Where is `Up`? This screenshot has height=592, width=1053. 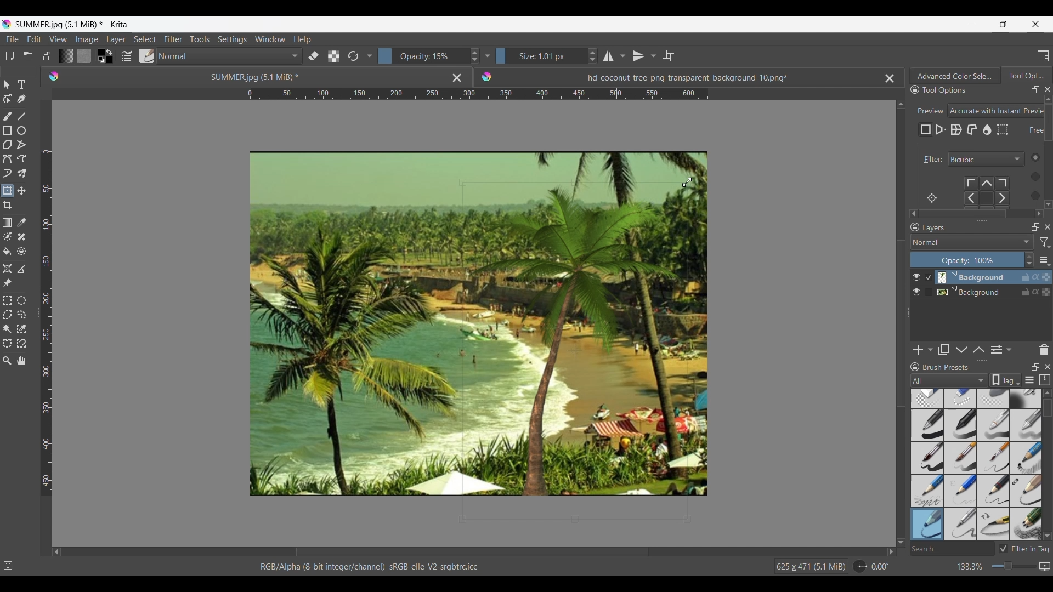
Up is located at coordinates (901, 102).